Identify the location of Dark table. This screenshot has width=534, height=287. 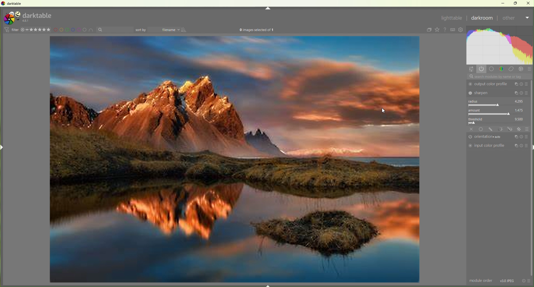
(16, 4).